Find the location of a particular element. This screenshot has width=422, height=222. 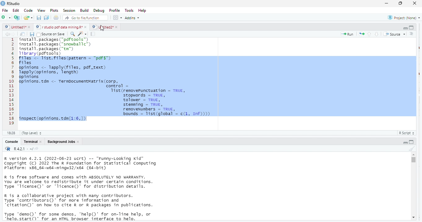

print the current file is located at coordinates (56, 18).